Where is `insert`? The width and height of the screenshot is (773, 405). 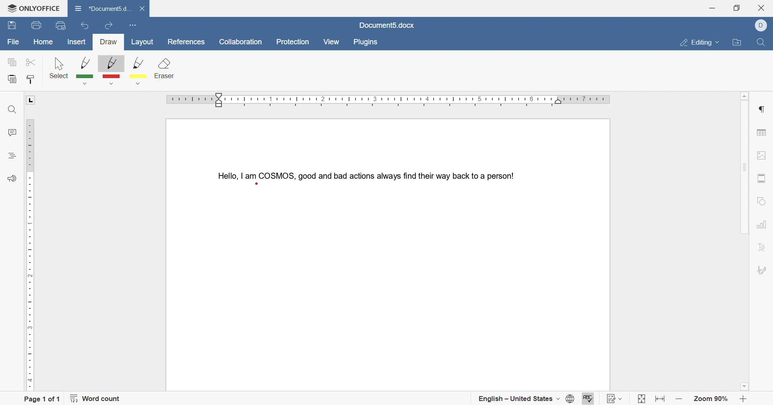
insert is located at coordinates (77, 43).